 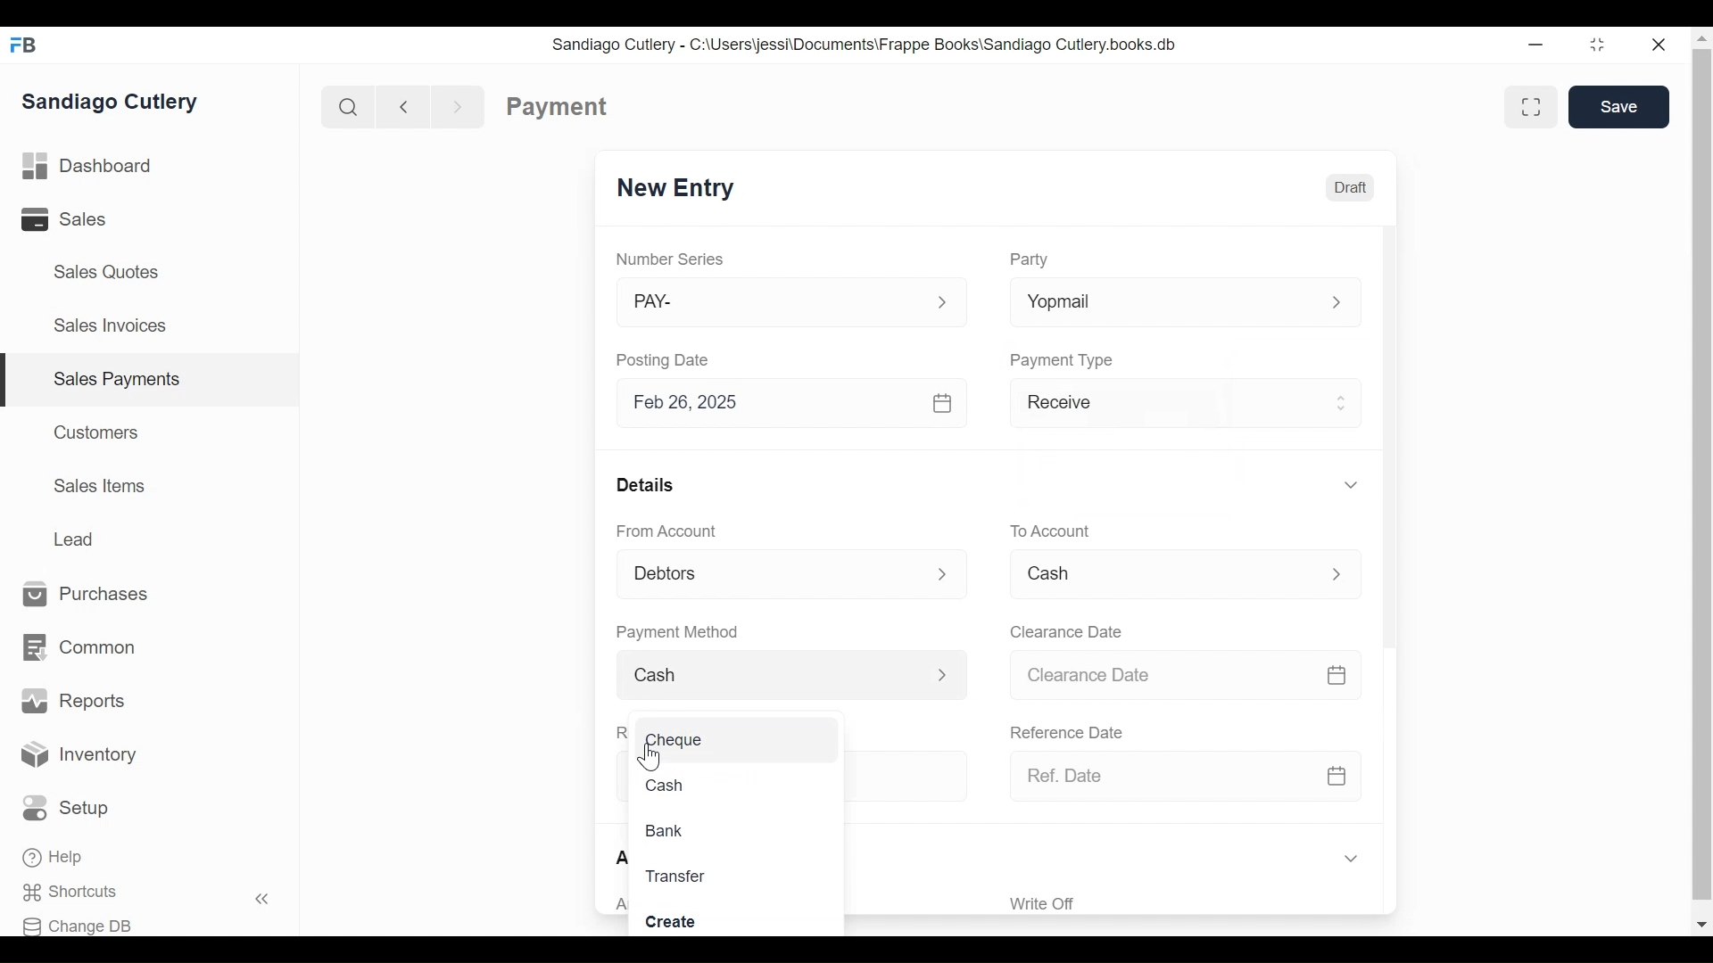 I want to click on Payment, so click(x=558, y=107).